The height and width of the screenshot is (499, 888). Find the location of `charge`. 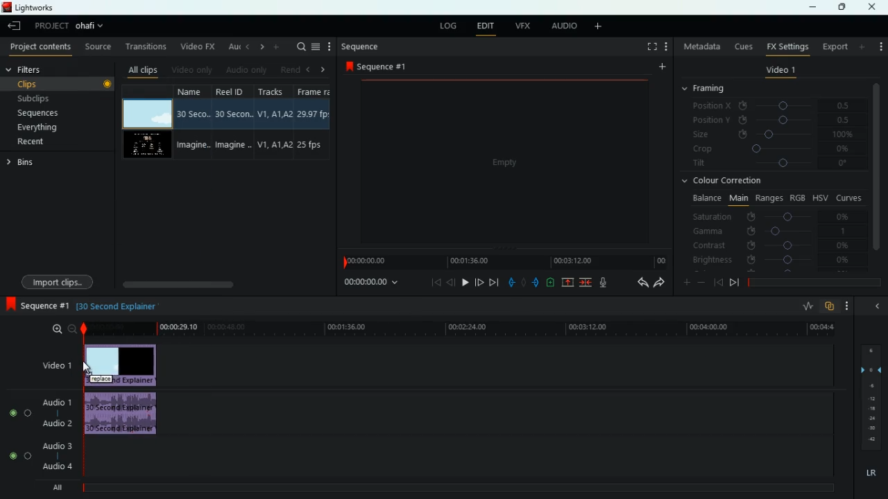

charge is located at coordinates (551, 282).